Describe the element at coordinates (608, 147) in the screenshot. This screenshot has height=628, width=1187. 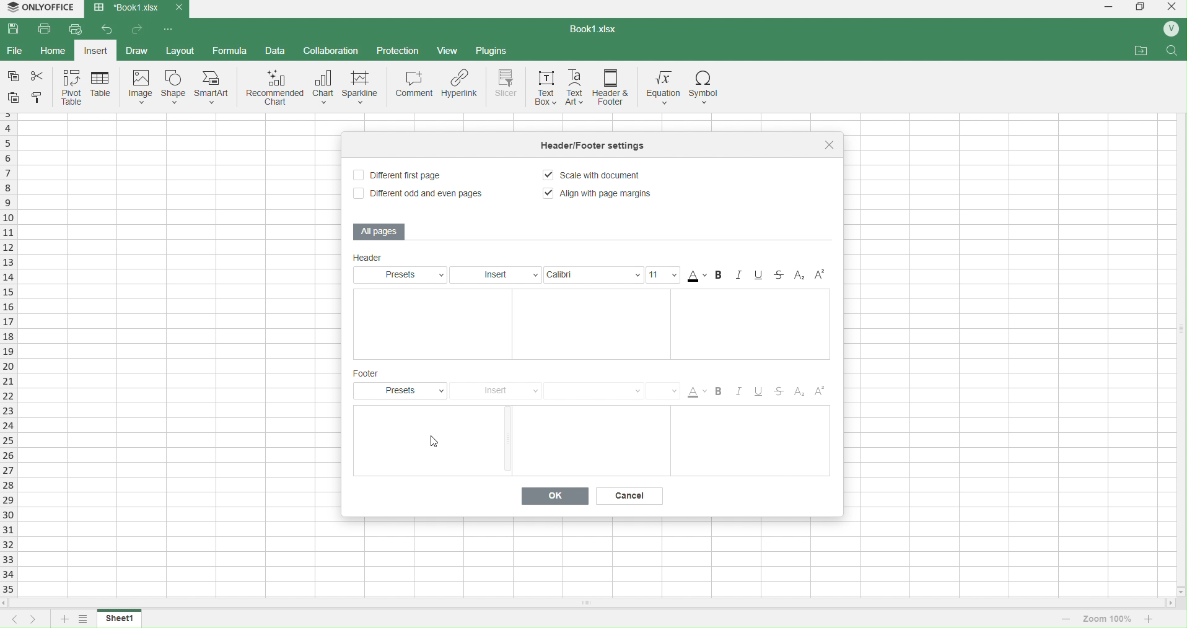
I see `tittle` at that location.